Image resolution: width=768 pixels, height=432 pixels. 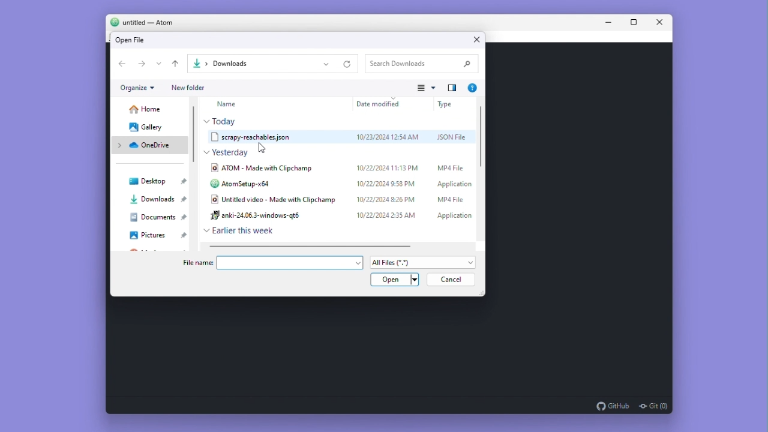 I want to click on Documents, so click(x=157, y=217).